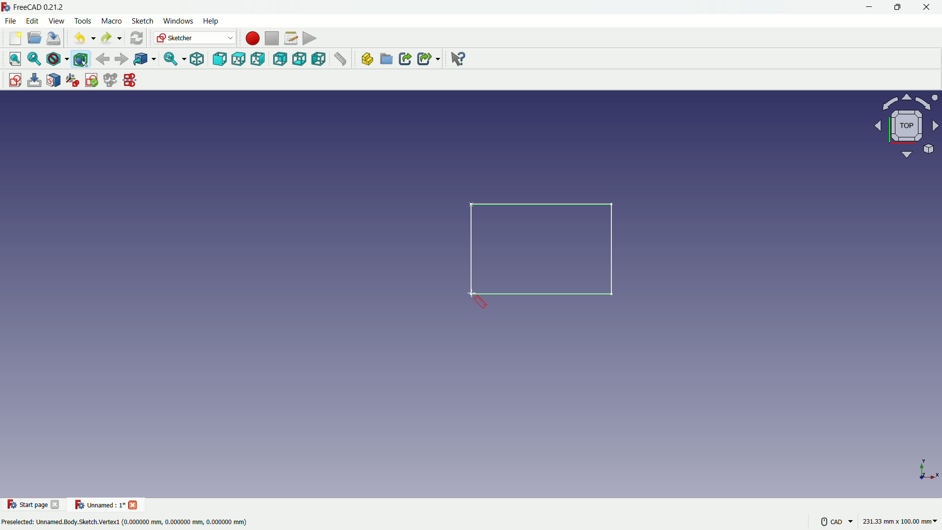  I want to click on macro settings, so click(288, 39).